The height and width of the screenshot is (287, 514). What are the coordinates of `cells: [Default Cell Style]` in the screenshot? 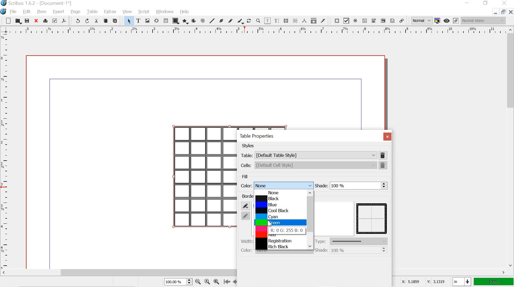 It's located at (308, 165).